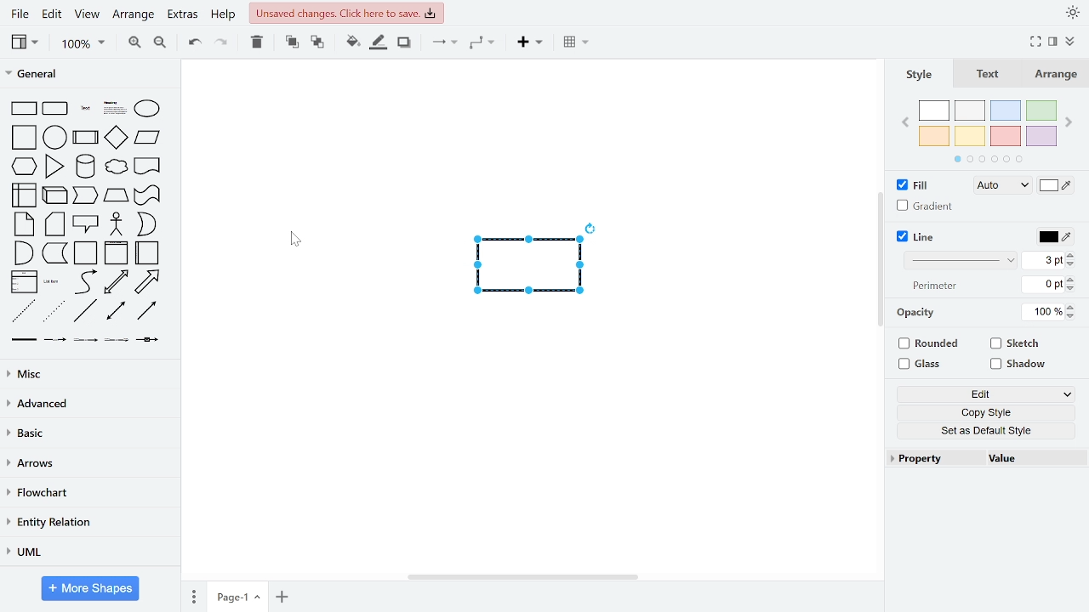 This screenshot has width=1089, height=612. What do you see at coordinates (999, 187) in the screenshot?
I see `Fill style` at bounding box center [999, 187].